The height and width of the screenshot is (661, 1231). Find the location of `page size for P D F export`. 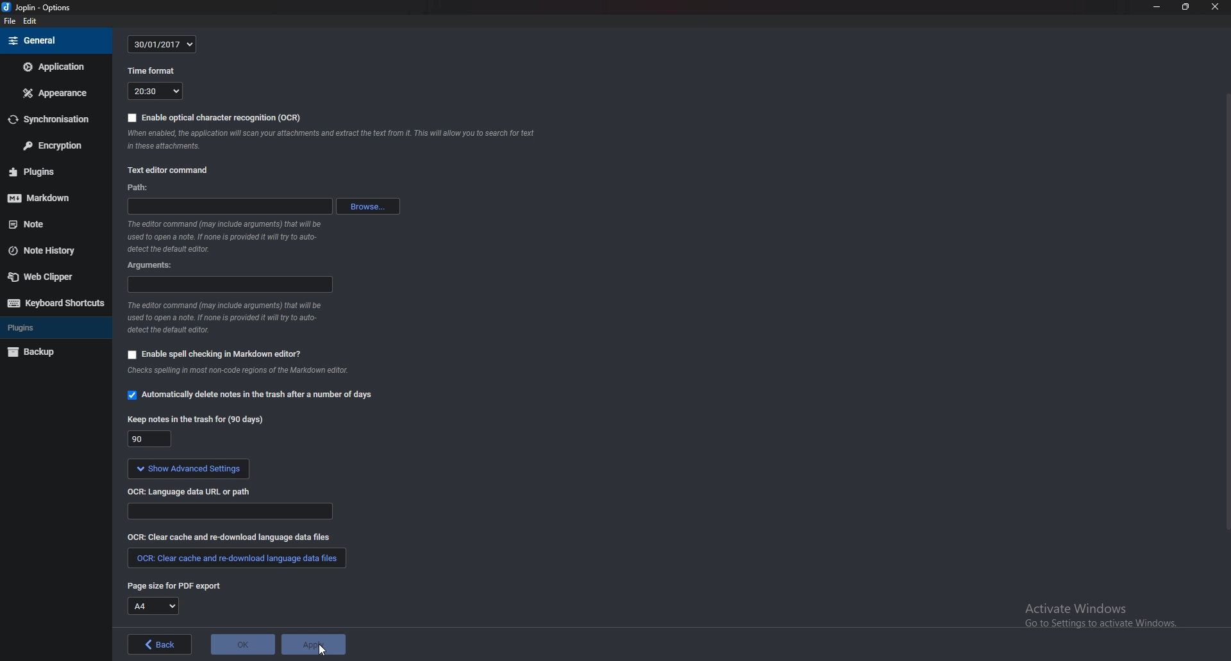

page size for P D F export is located at coordinates (176, 587).